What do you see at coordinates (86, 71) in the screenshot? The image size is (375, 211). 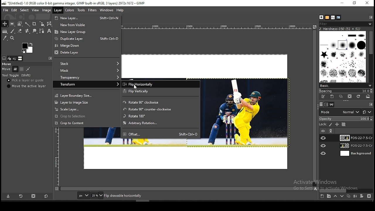 I see `mask` at bounding box center [86, 71].